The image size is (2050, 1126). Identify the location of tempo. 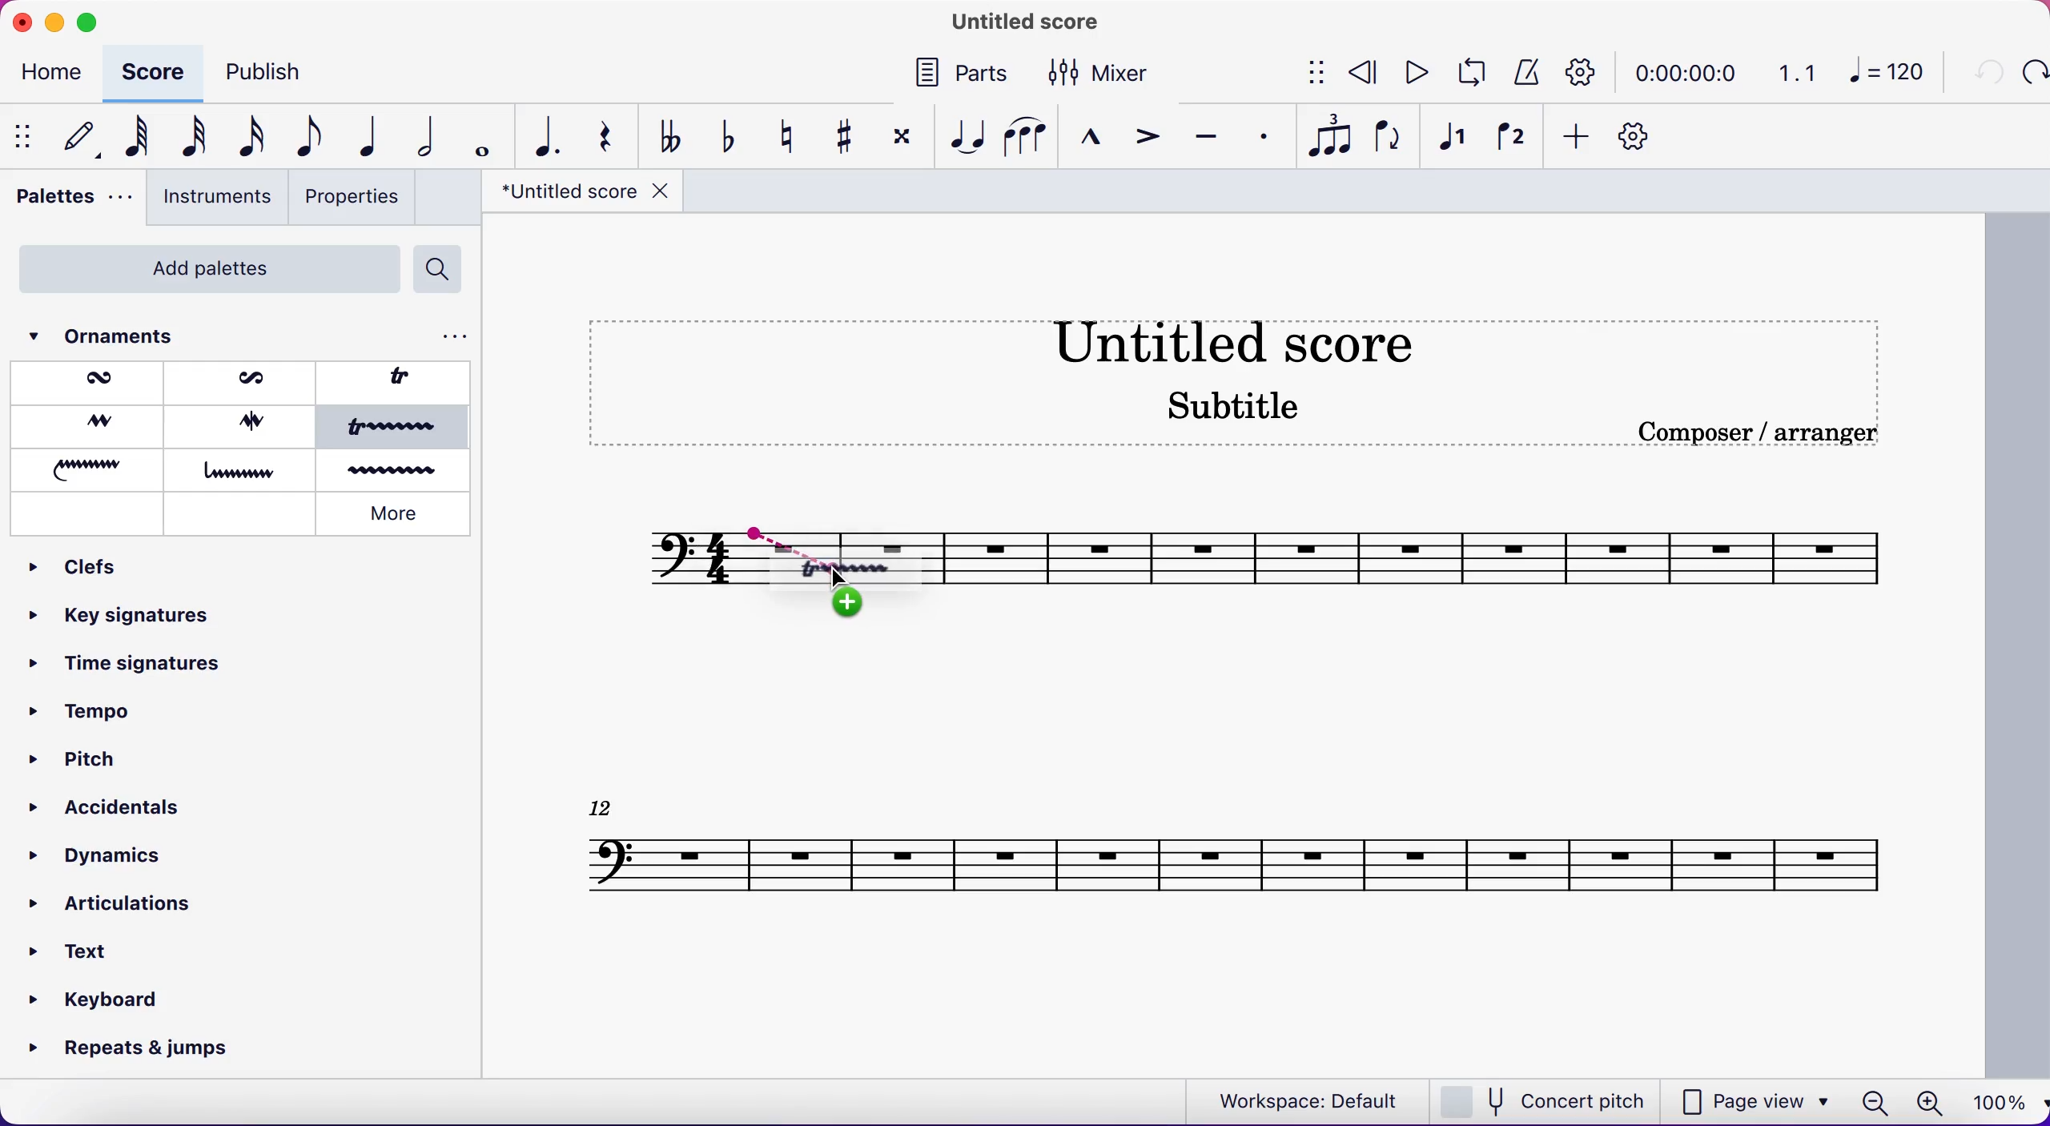
(94, 717).